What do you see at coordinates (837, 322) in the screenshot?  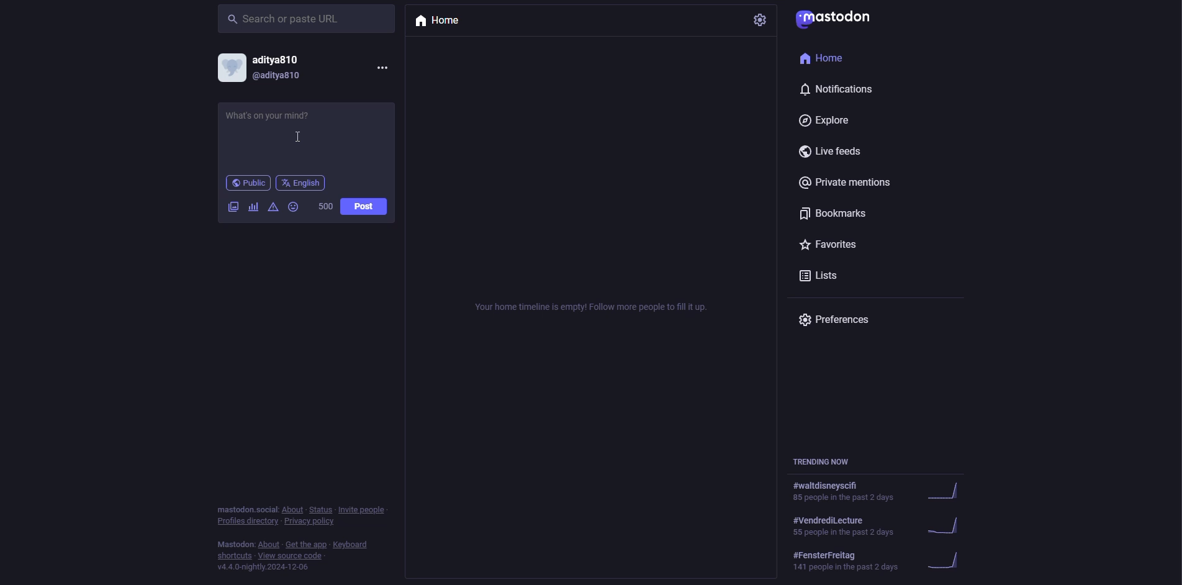 I see `preferences` at bounding box center [837, 322].